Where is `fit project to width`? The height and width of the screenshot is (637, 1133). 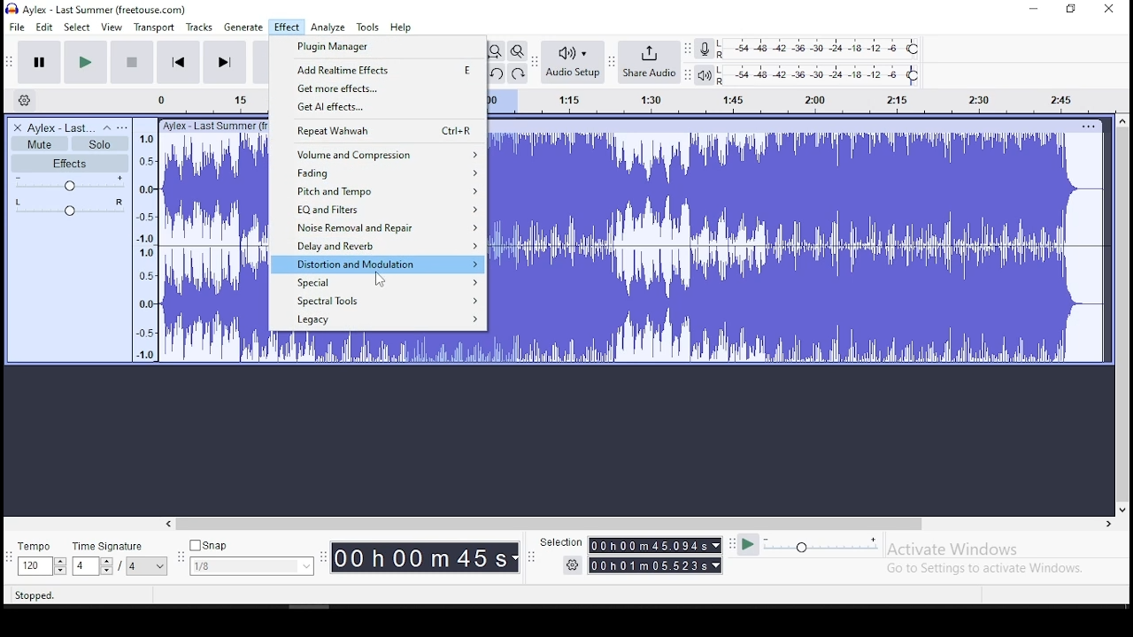 fit project to width is located at coordinates (493, 50).